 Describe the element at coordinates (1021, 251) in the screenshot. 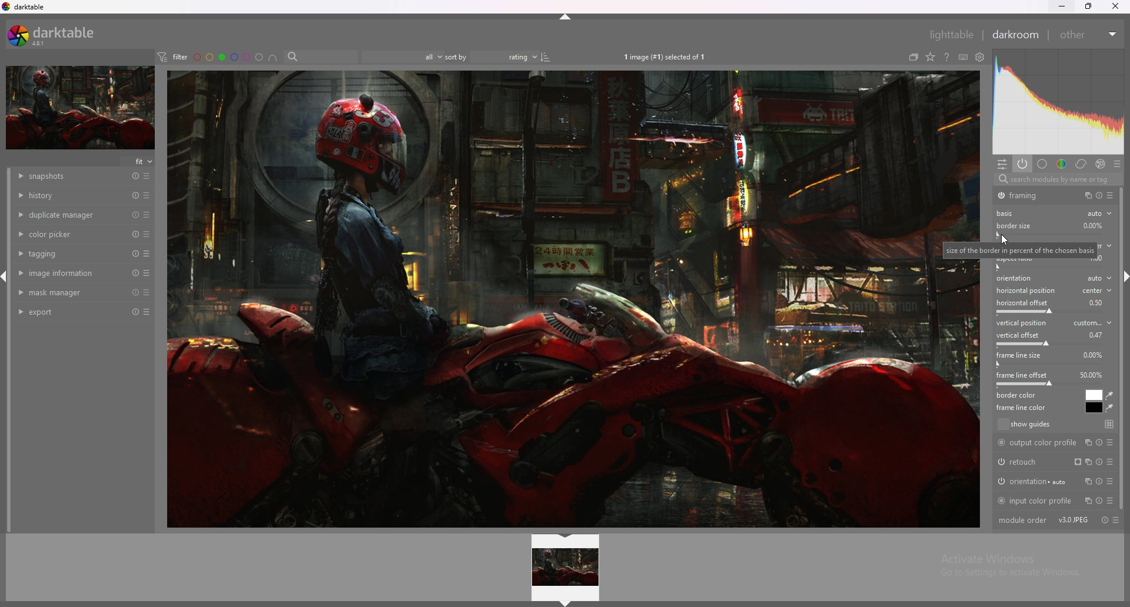

I see `size of the border in percent of the chosen basis` at that location.